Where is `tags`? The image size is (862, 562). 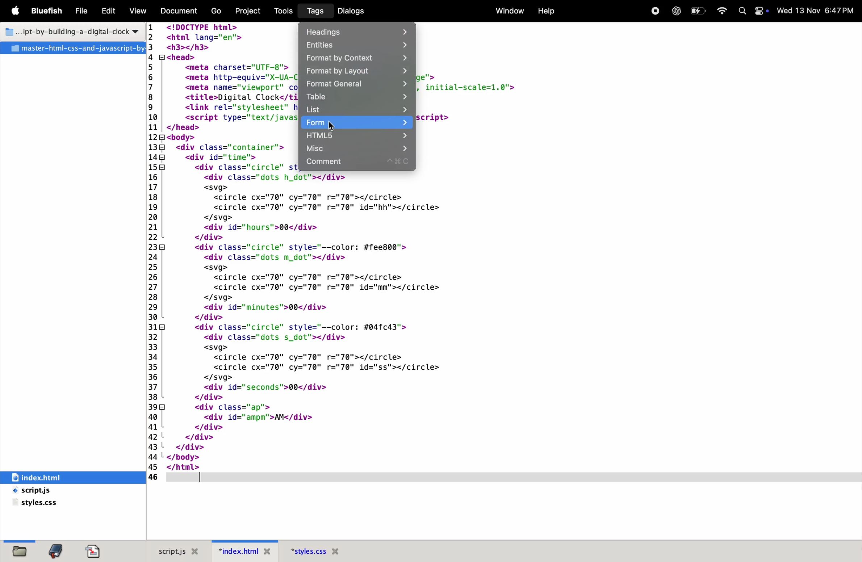 tags is located at coordinates (313, 12).